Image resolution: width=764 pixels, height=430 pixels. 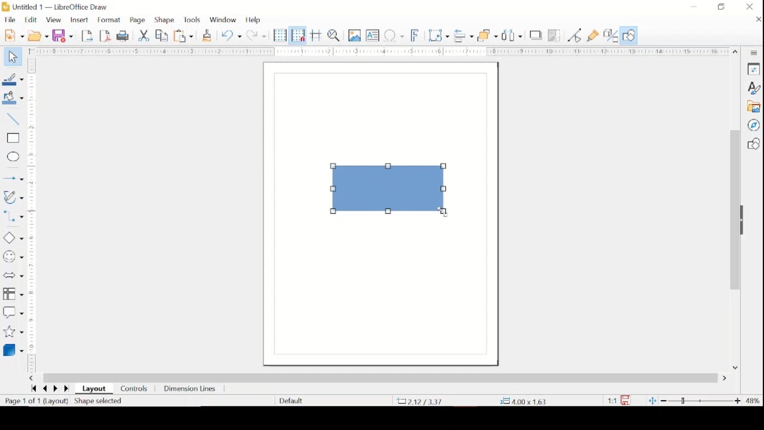 What do you see at coordinates (32, 20) in the screenshot?
I see `edit` at bounding box center [32, 20].